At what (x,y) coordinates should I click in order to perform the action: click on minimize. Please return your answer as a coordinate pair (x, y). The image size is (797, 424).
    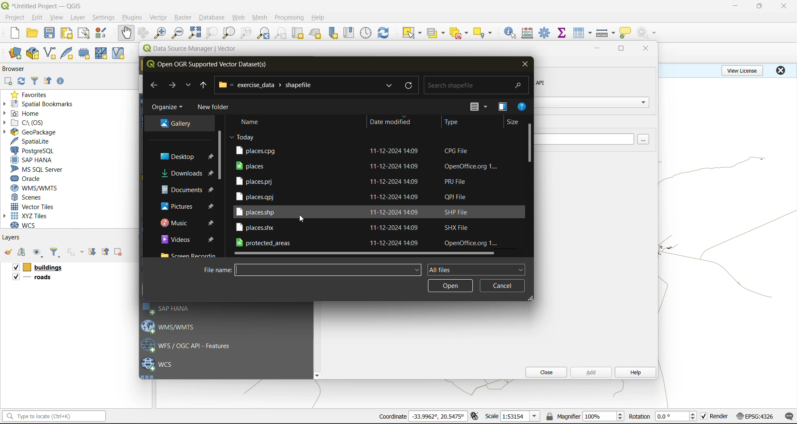
    Looking at the image, I should click on (597, 49).